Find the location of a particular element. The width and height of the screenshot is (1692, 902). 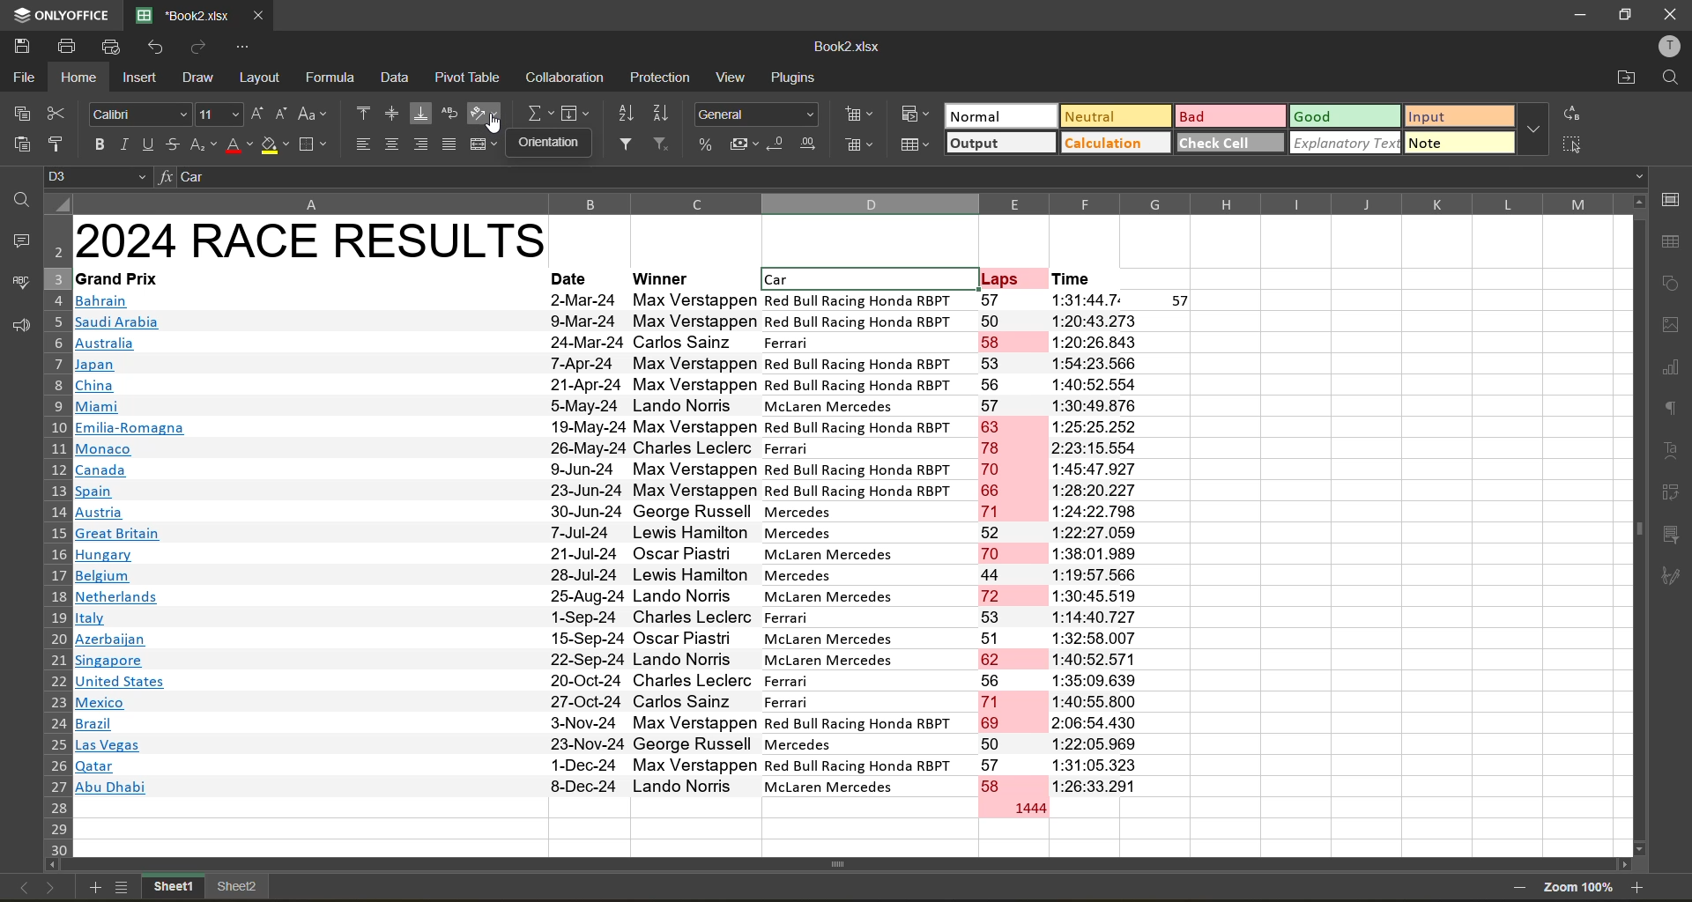

align bottom is located at coordinates (419, 112).